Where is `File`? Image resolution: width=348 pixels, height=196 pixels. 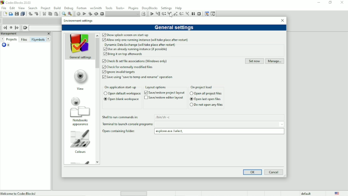 File is located at coordinates (4, 8).